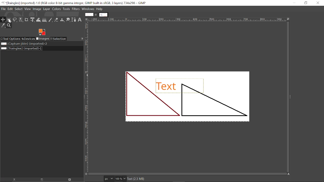 The image size is (324, 182). I want to click on Current Image, so click(180, 97).